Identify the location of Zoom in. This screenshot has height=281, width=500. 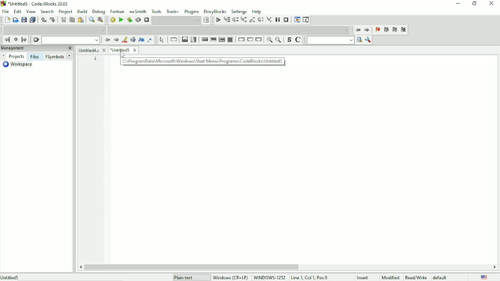
(269, 39).